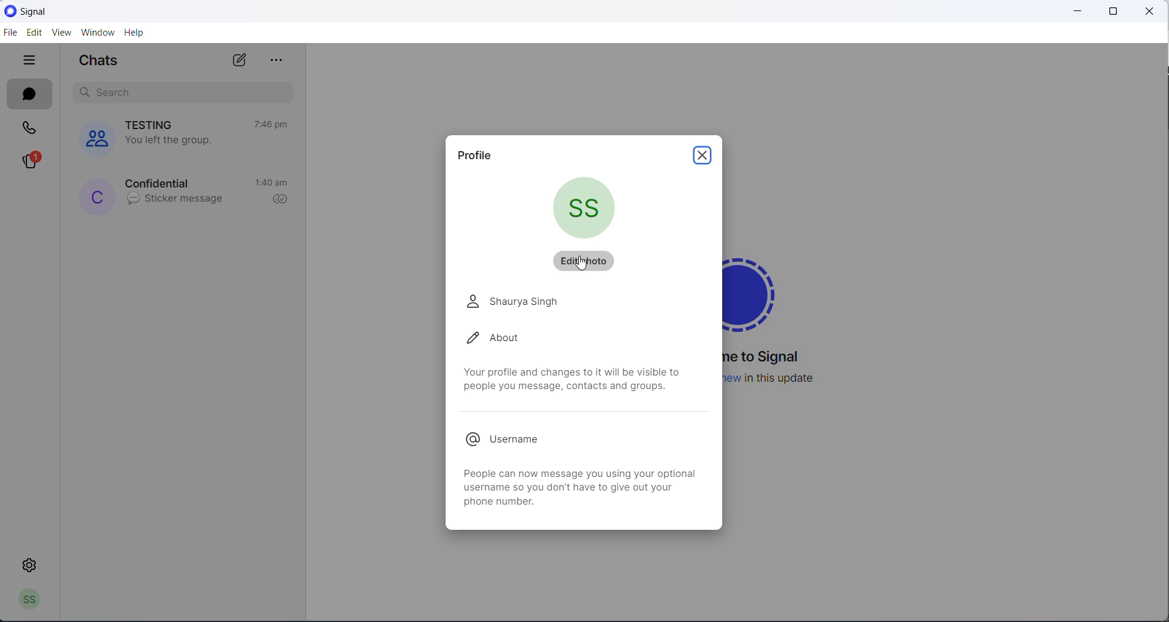 The width and height of the screenshot is (1169, 622). Describe the element at coordinates (30, 61) in the screenshot. I see `close tabs` at that location.